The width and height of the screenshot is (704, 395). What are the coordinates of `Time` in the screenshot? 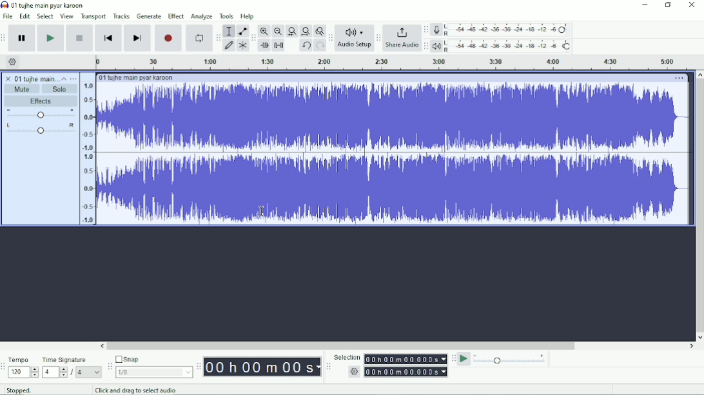 It's located at (263, 366).